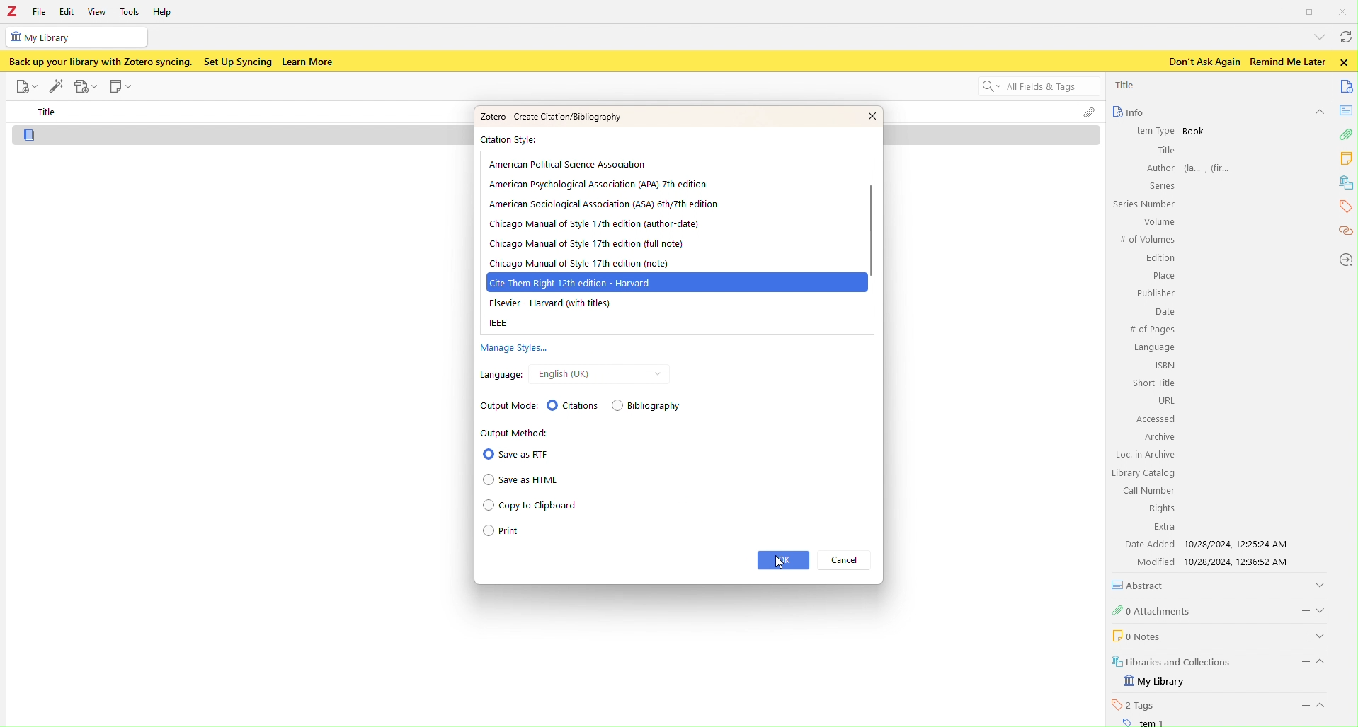  I want to click on Call Number, so click(1148, 490).